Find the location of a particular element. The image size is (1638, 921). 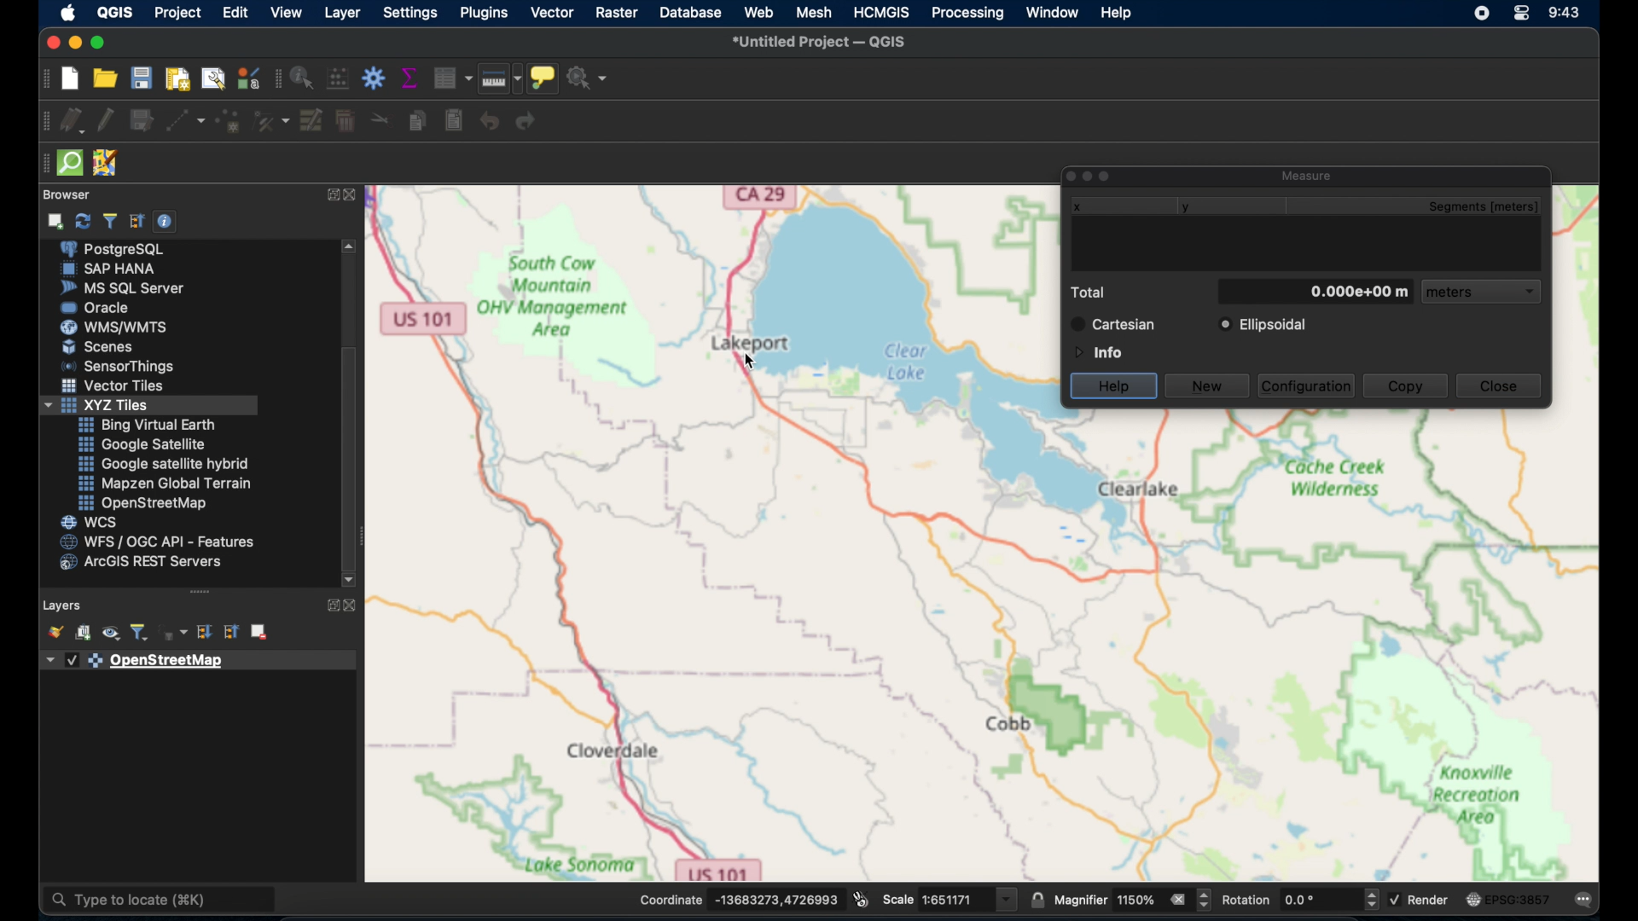

wcs is located at coordinates (90, 522).